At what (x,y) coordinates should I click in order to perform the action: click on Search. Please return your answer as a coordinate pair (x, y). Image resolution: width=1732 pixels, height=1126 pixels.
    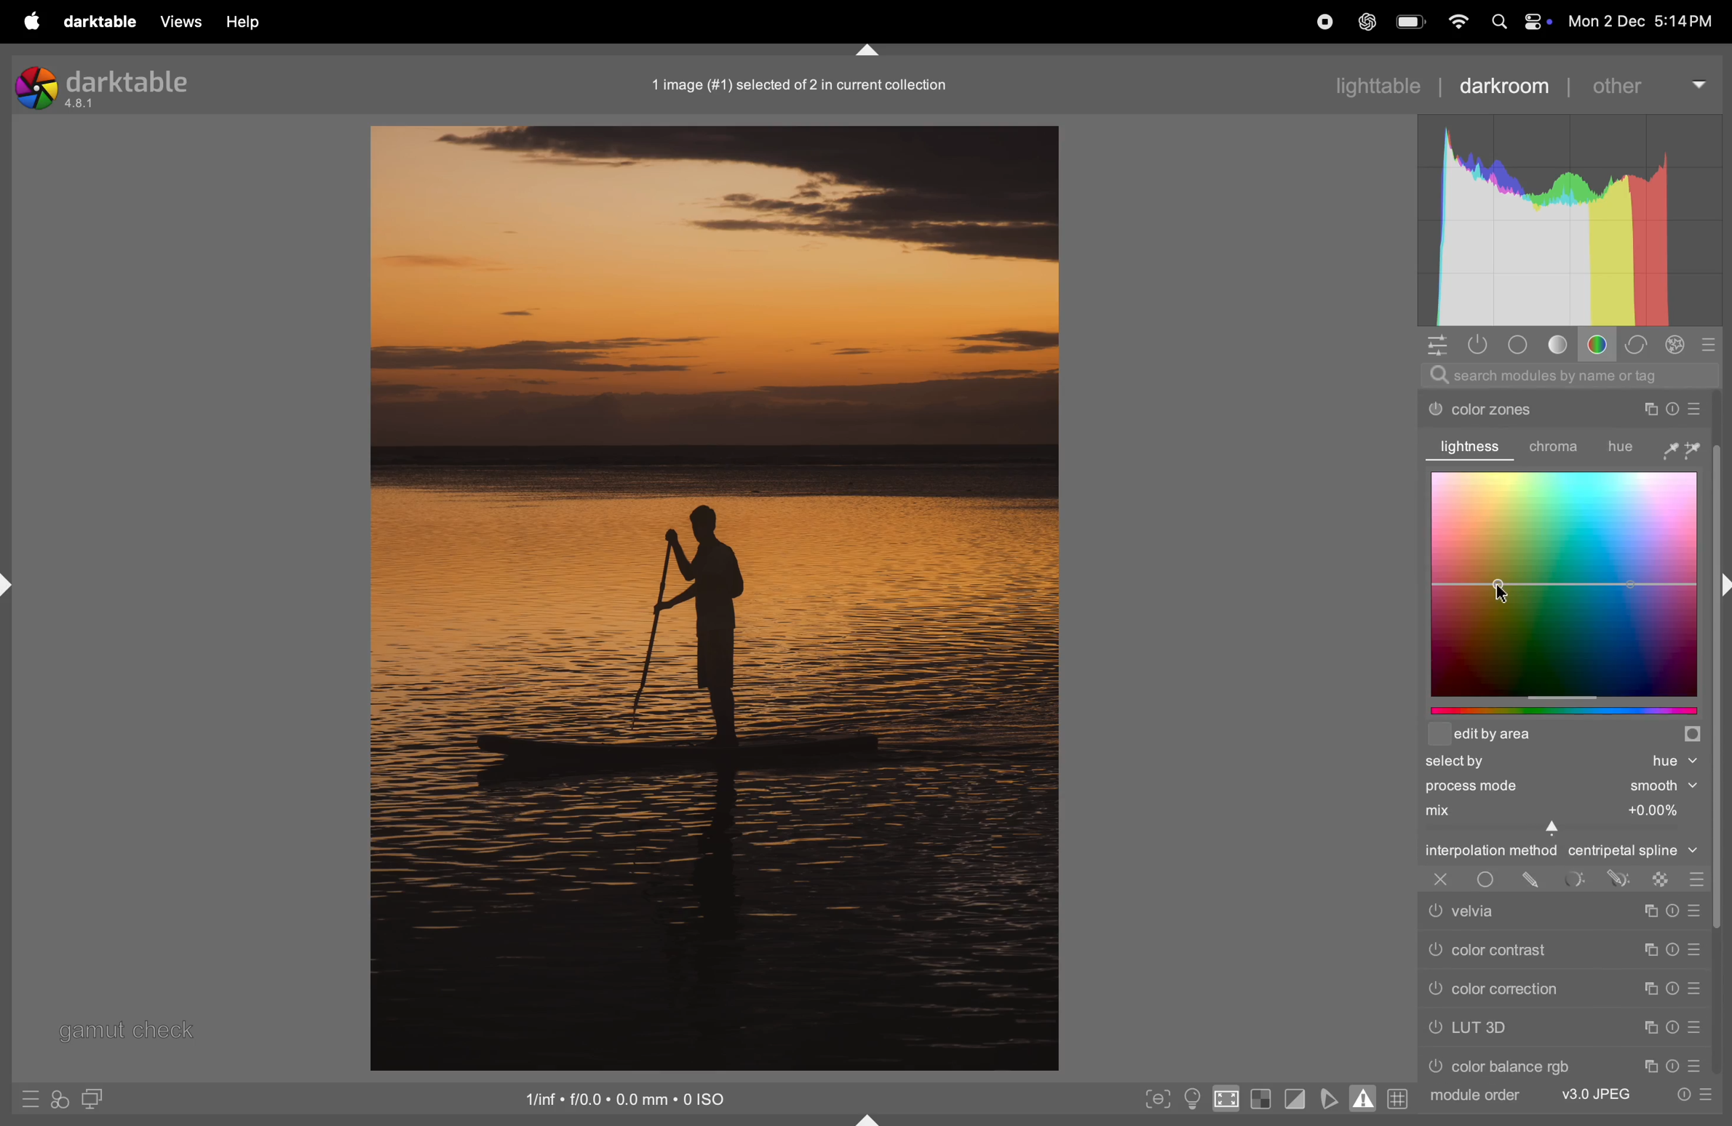
    Looking at the image, I should click on (1500, 23).